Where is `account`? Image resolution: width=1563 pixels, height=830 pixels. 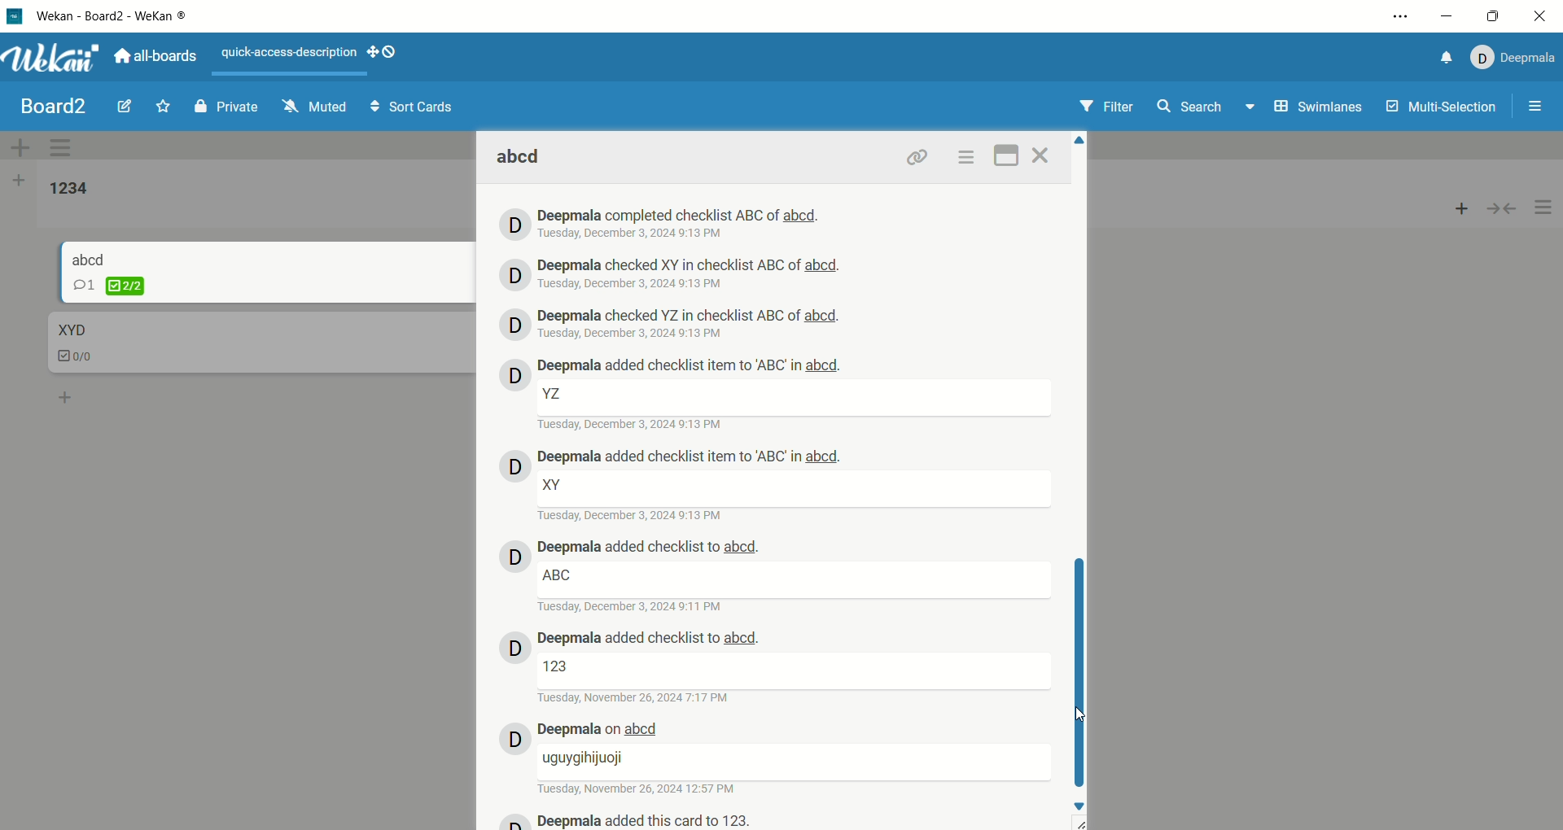
account is located at coordinates (1510, 58).